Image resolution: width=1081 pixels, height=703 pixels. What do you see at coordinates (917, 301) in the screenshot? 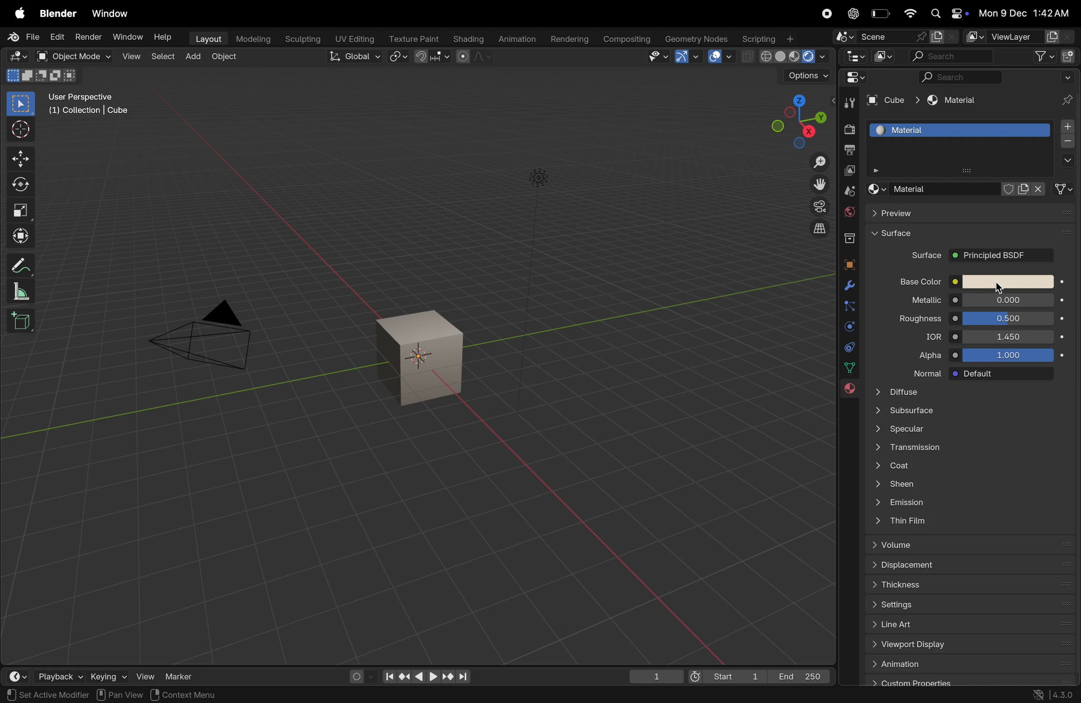
I see `metallic` at bounding box center [917, 301].